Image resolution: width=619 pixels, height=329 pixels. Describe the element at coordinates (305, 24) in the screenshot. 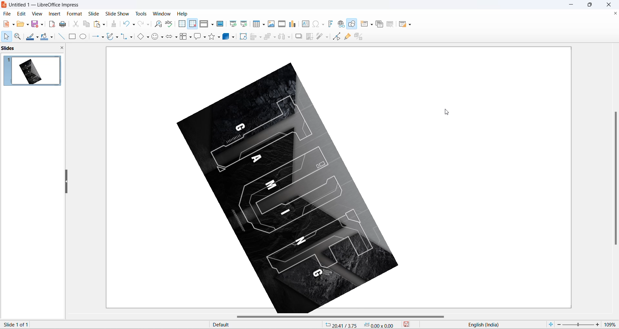

I see `insert text` at that location.